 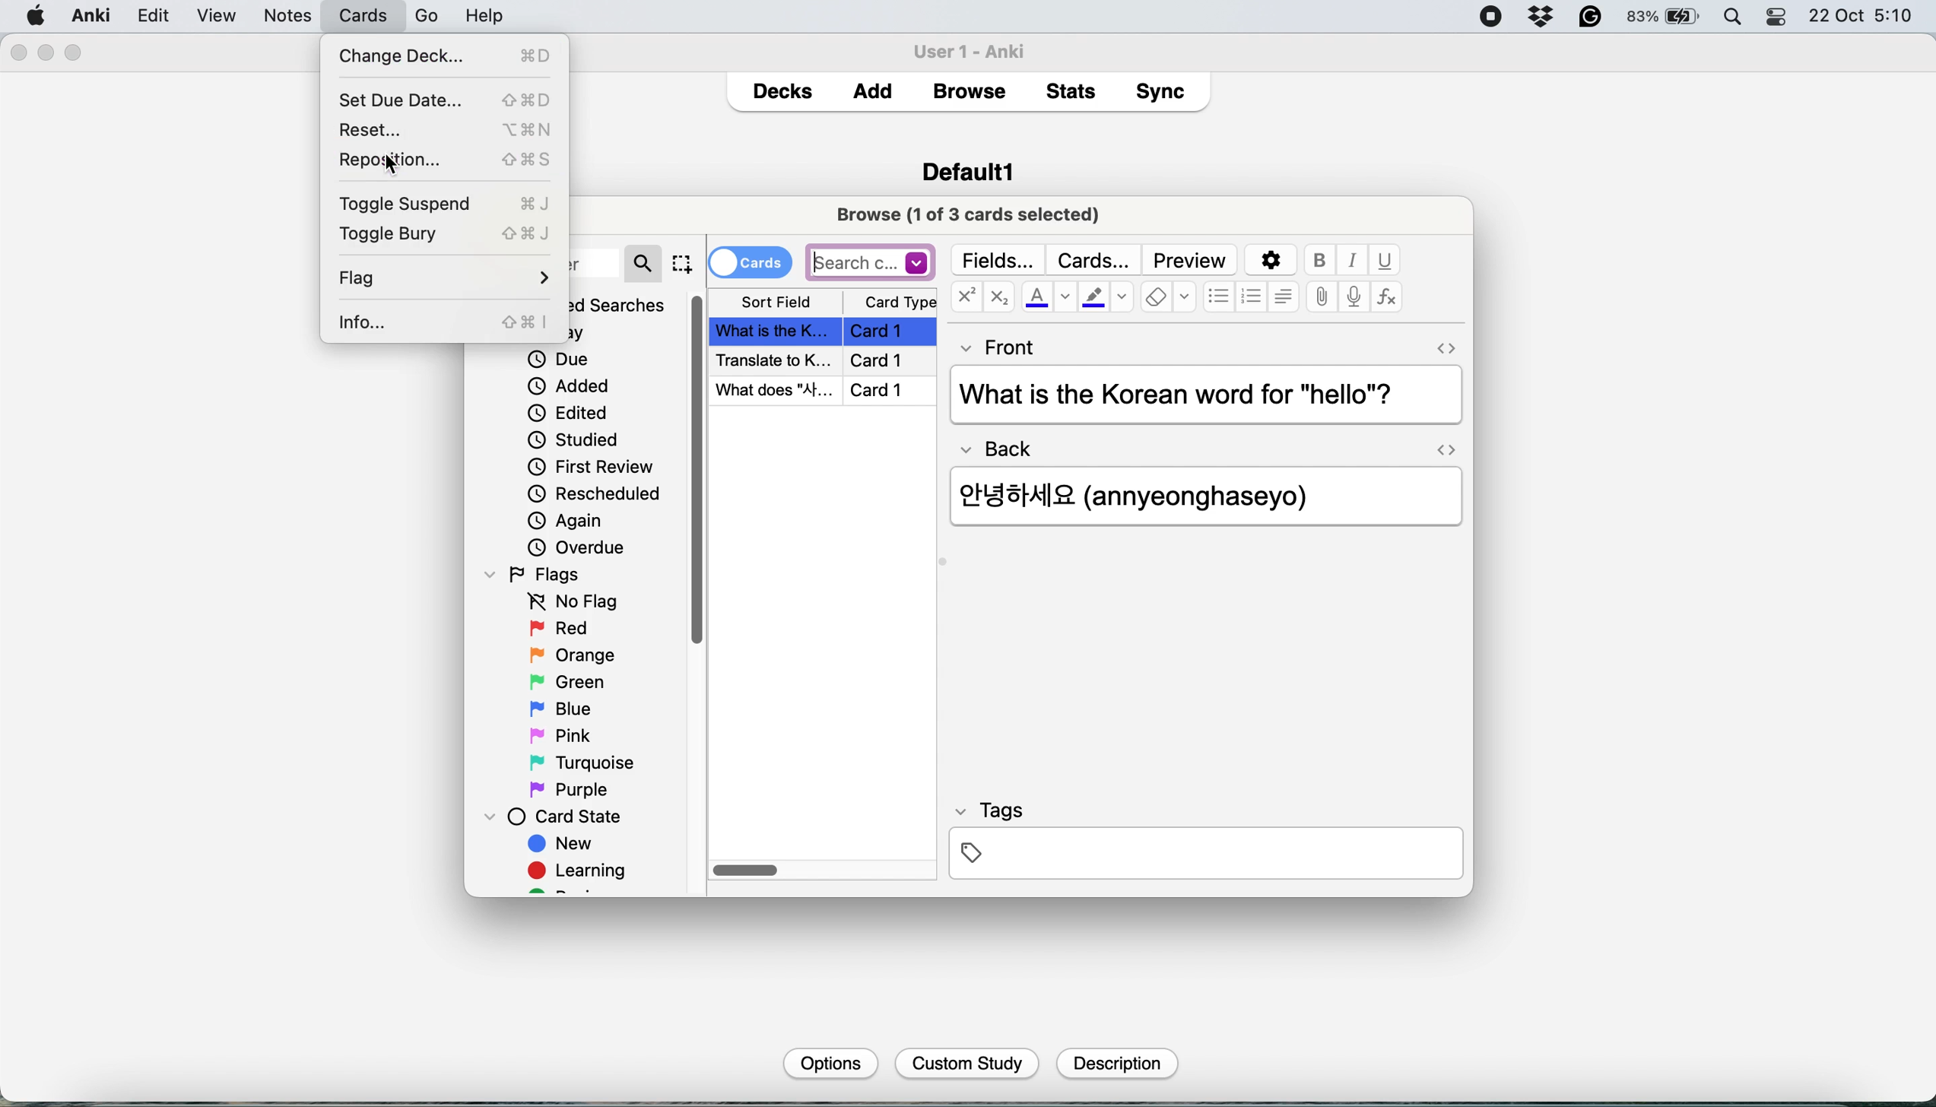 I want to click on change deck, so click(x=452, y=53).